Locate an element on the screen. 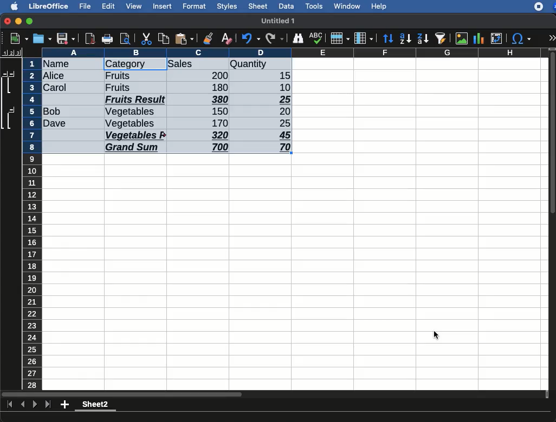 The image size is (556, 422). sheet 2 is located at coordinates (95, 406).